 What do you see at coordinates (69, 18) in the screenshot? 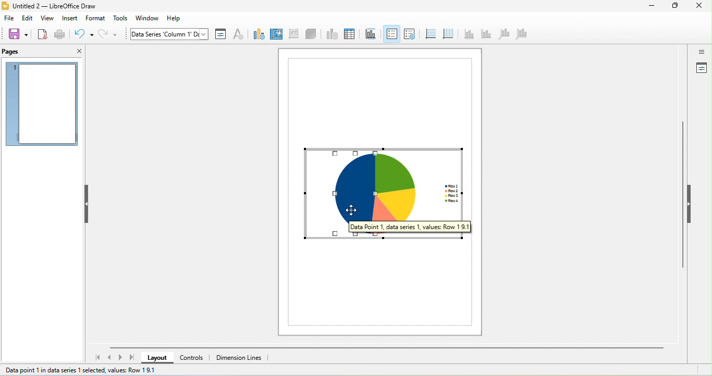
I see `insert` at bounding box center [69, 18].